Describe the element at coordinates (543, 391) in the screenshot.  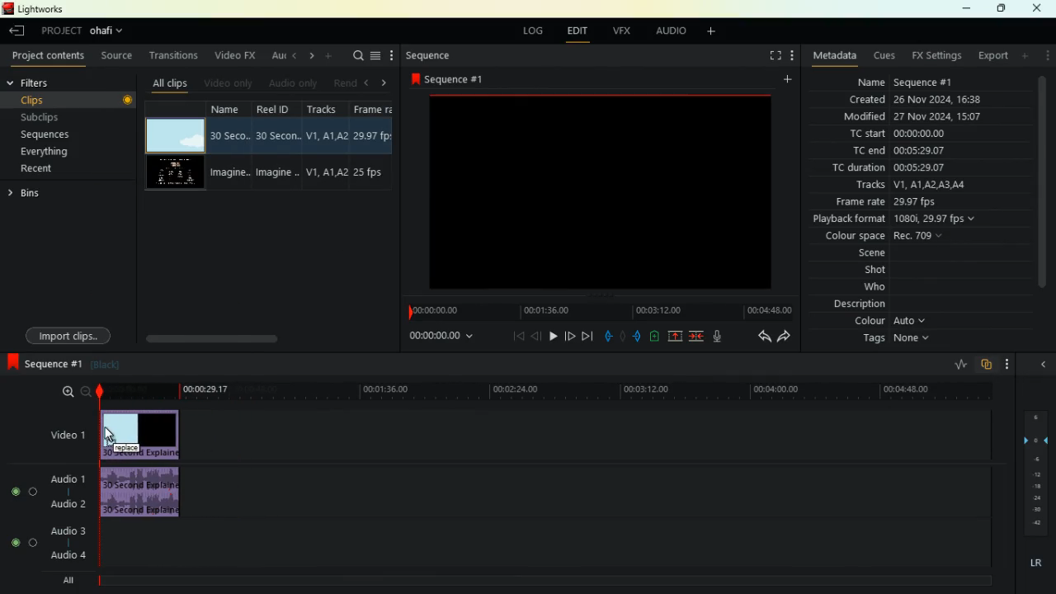
I see `timeline` at that location.